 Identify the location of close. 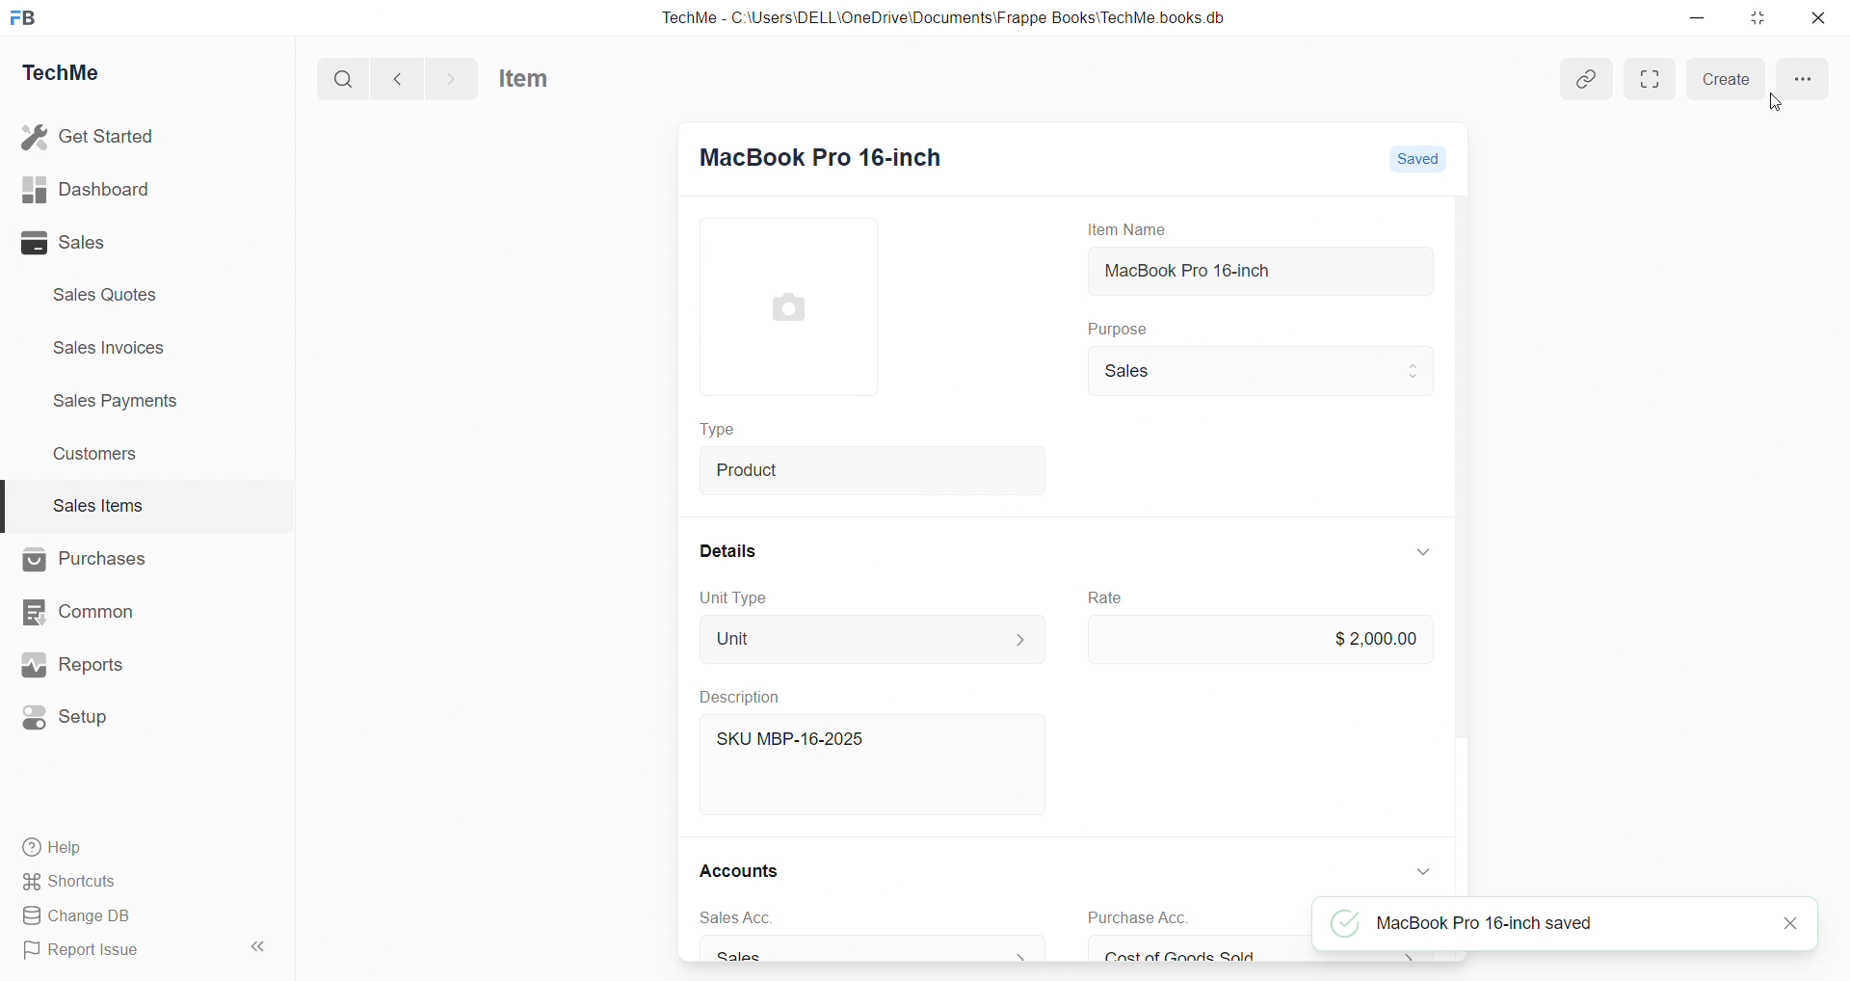
(1790, 924).